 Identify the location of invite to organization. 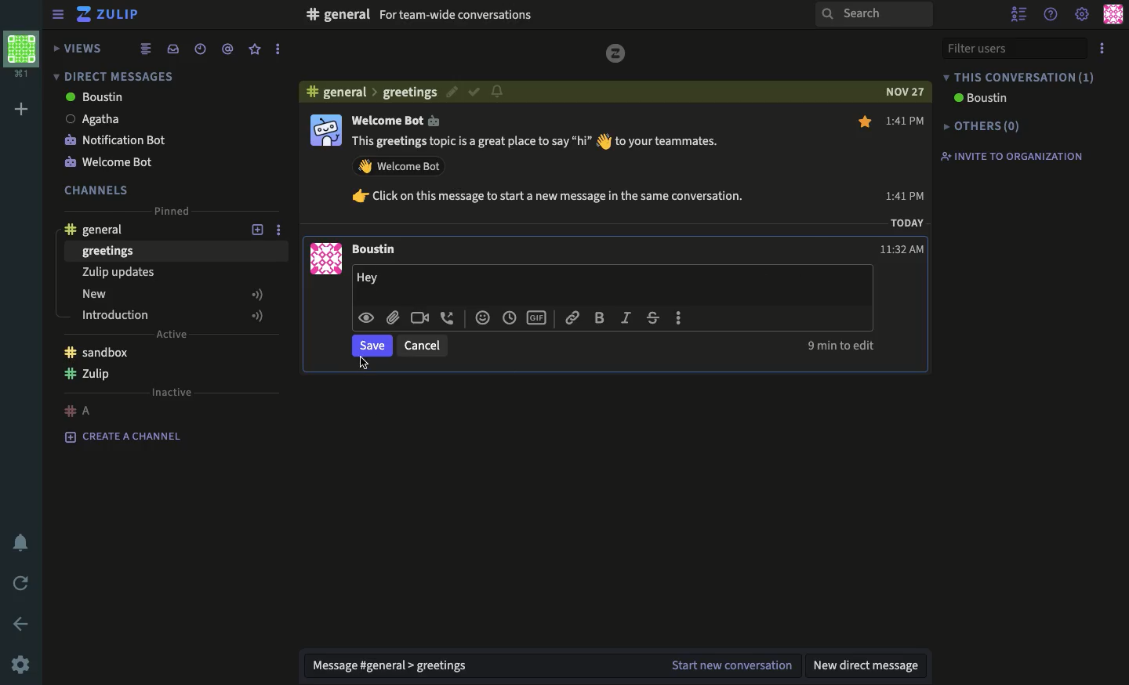
(1013, 155).